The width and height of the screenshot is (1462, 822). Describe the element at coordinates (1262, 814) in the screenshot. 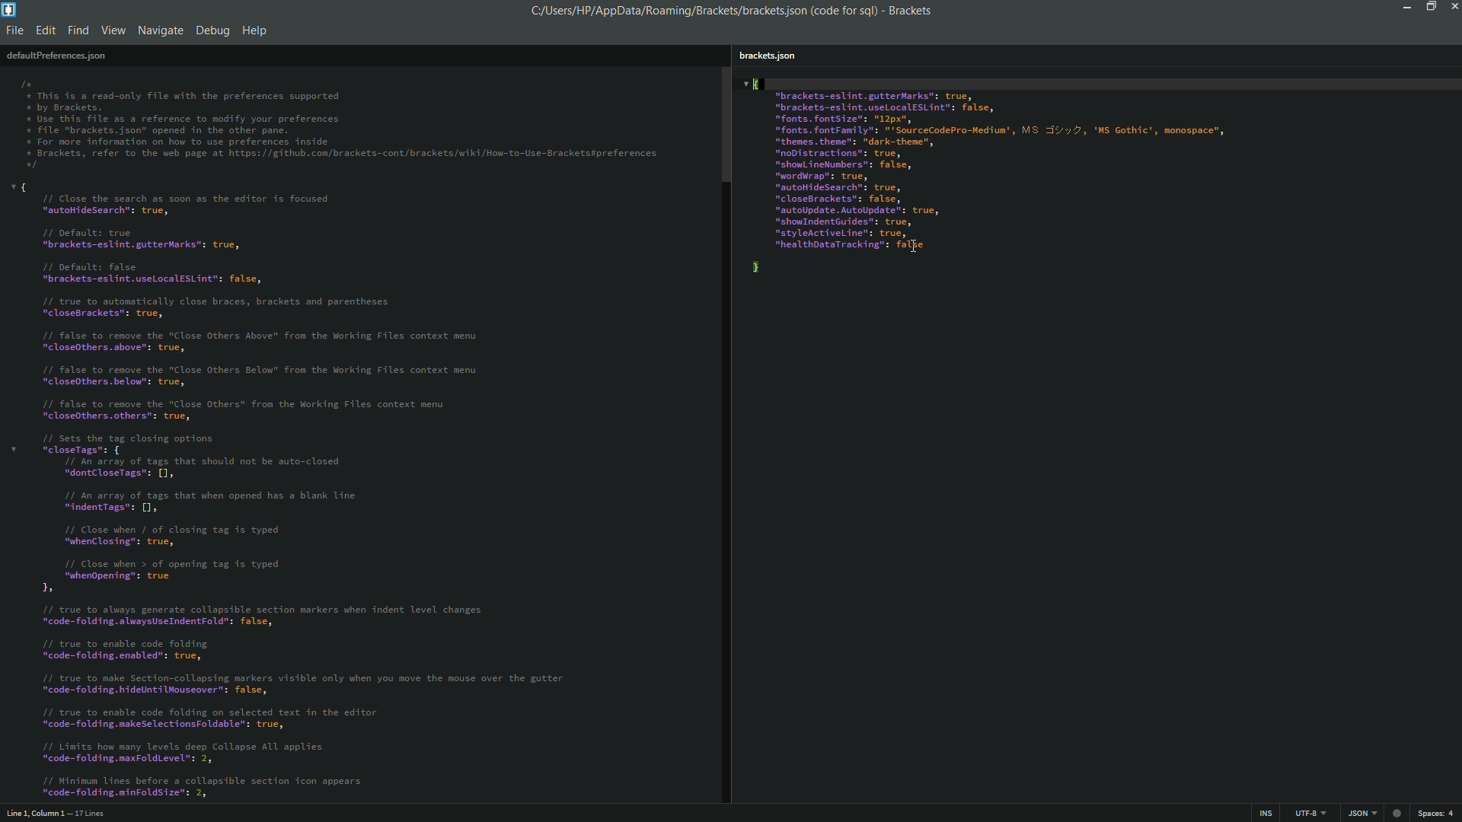

I see `INS` at that location.